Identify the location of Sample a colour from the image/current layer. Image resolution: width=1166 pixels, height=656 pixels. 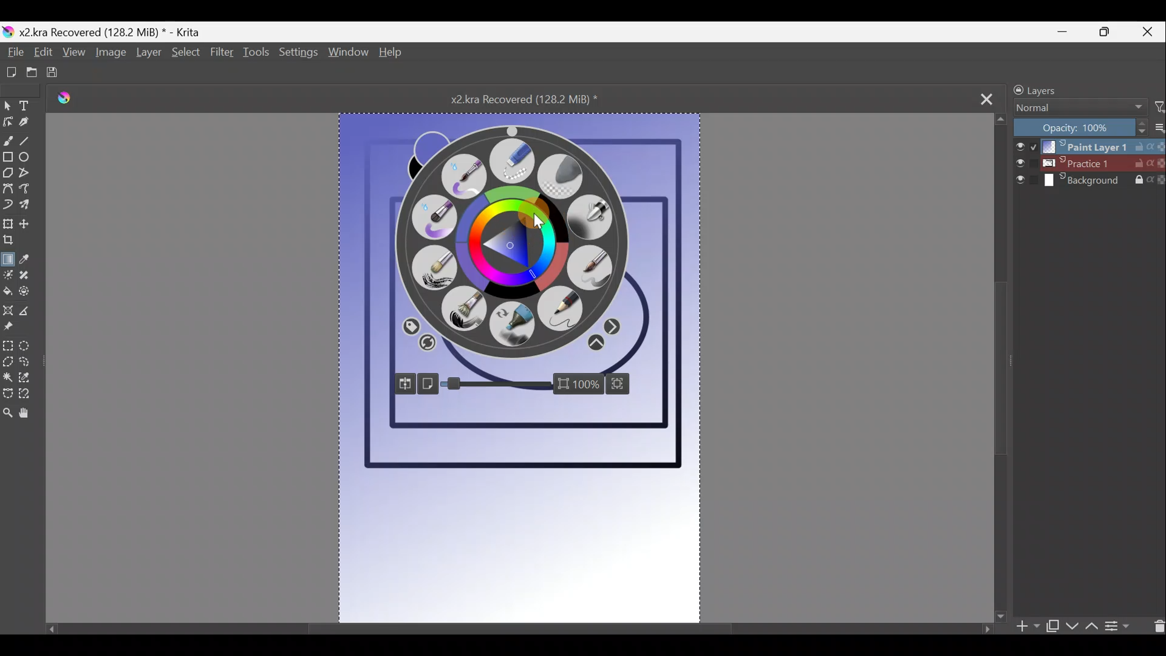
(27, 259).